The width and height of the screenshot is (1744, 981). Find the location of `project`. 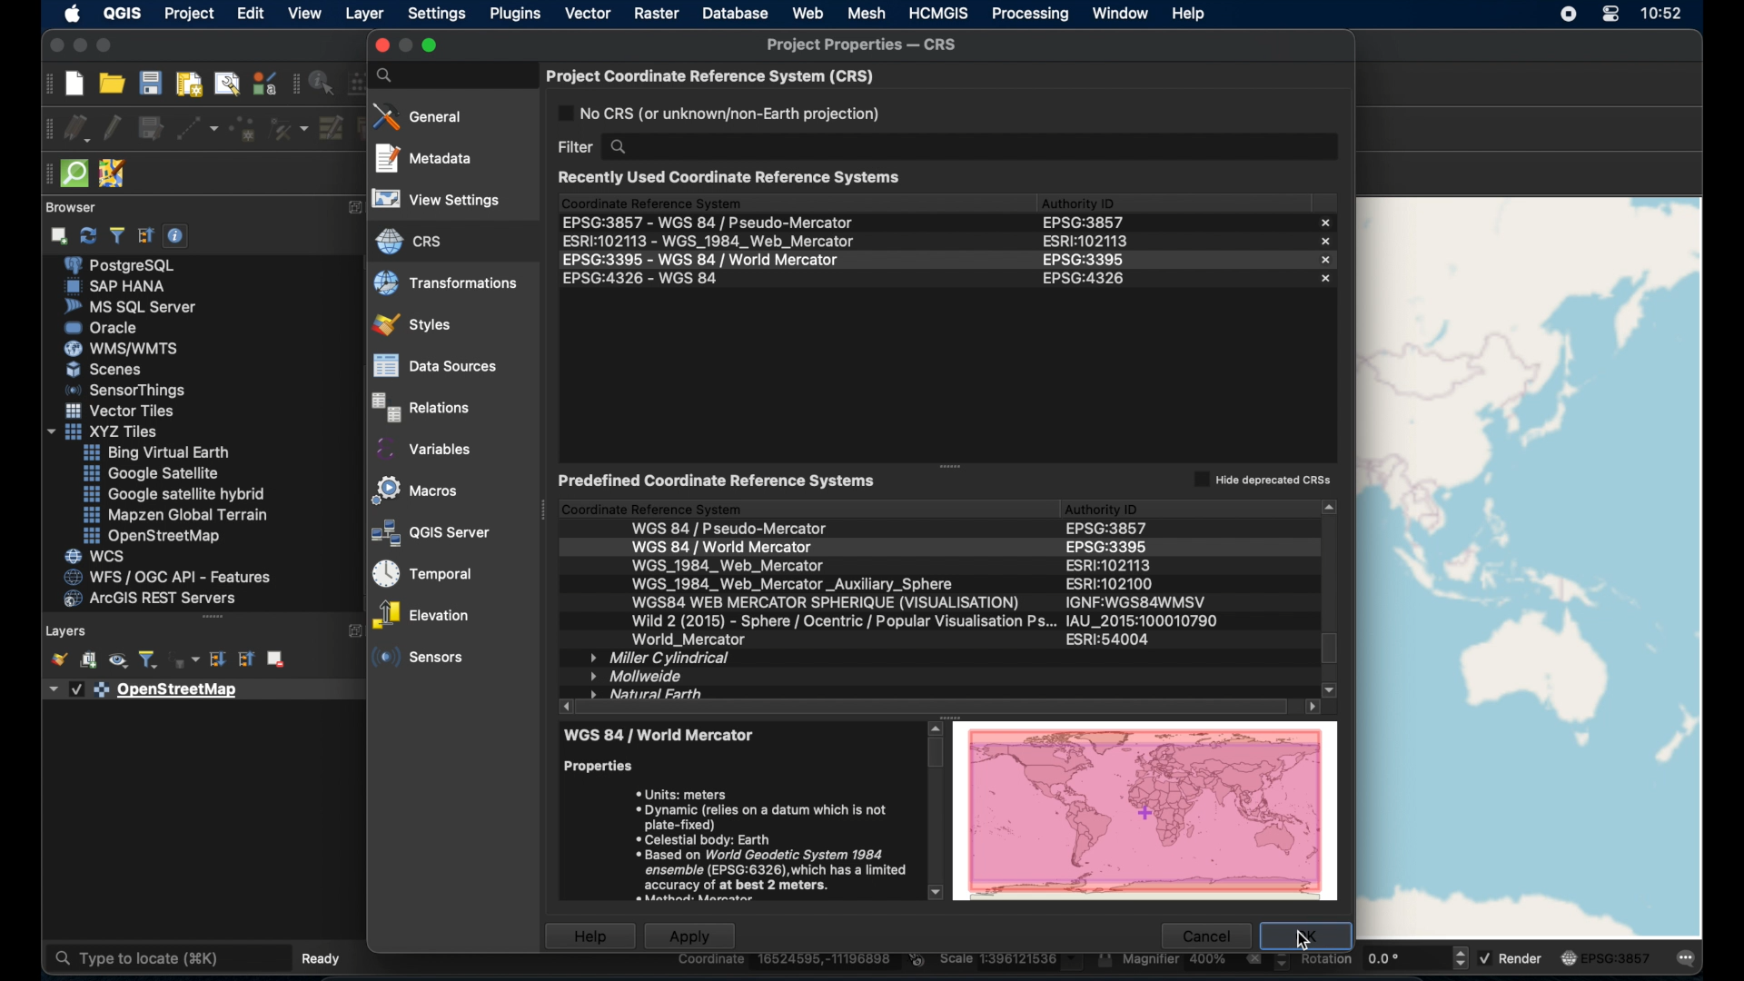

project is located at coordinates (187, 14).